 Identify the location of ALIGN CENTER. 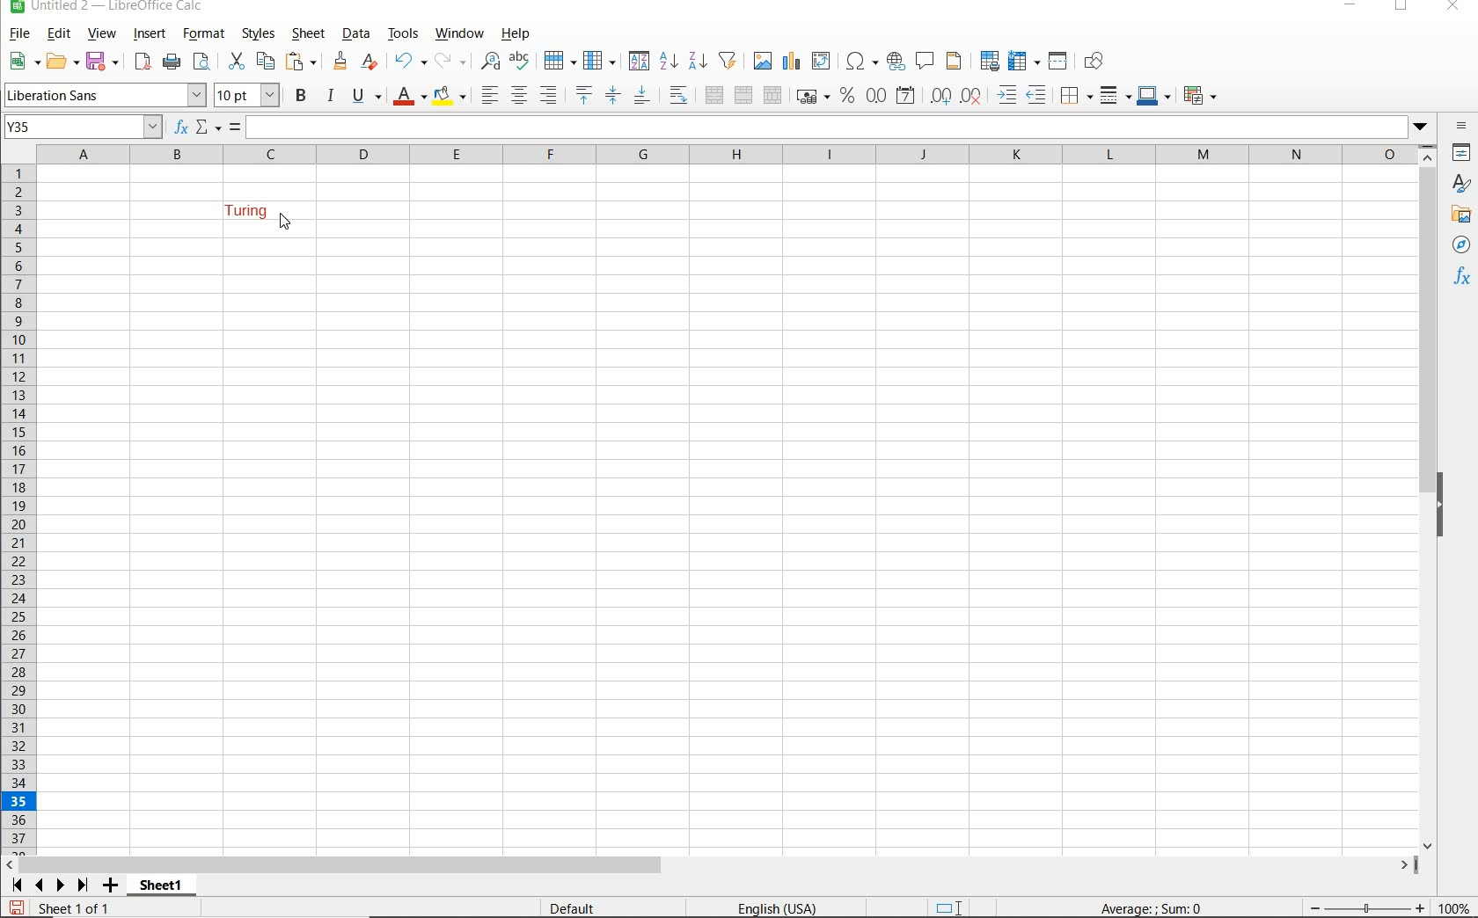
(520, 97).